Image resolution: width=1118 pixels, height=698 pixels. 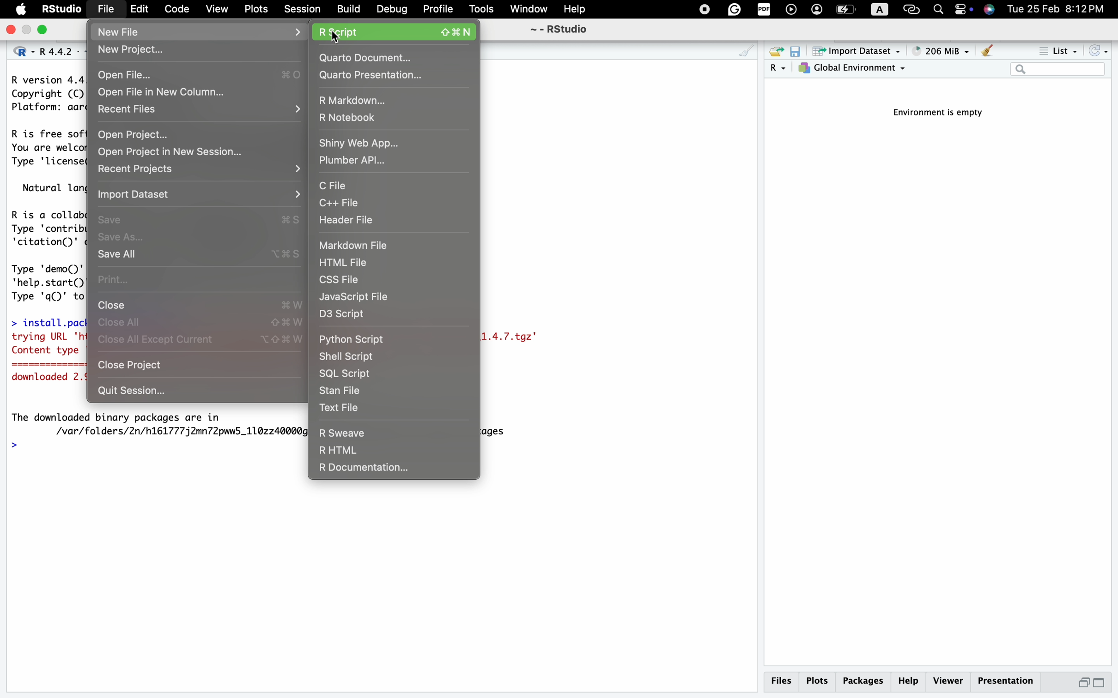 What do you see at coordinates (216, 10) in the screenshot?
I see `View` at bounding box center [216, 10].